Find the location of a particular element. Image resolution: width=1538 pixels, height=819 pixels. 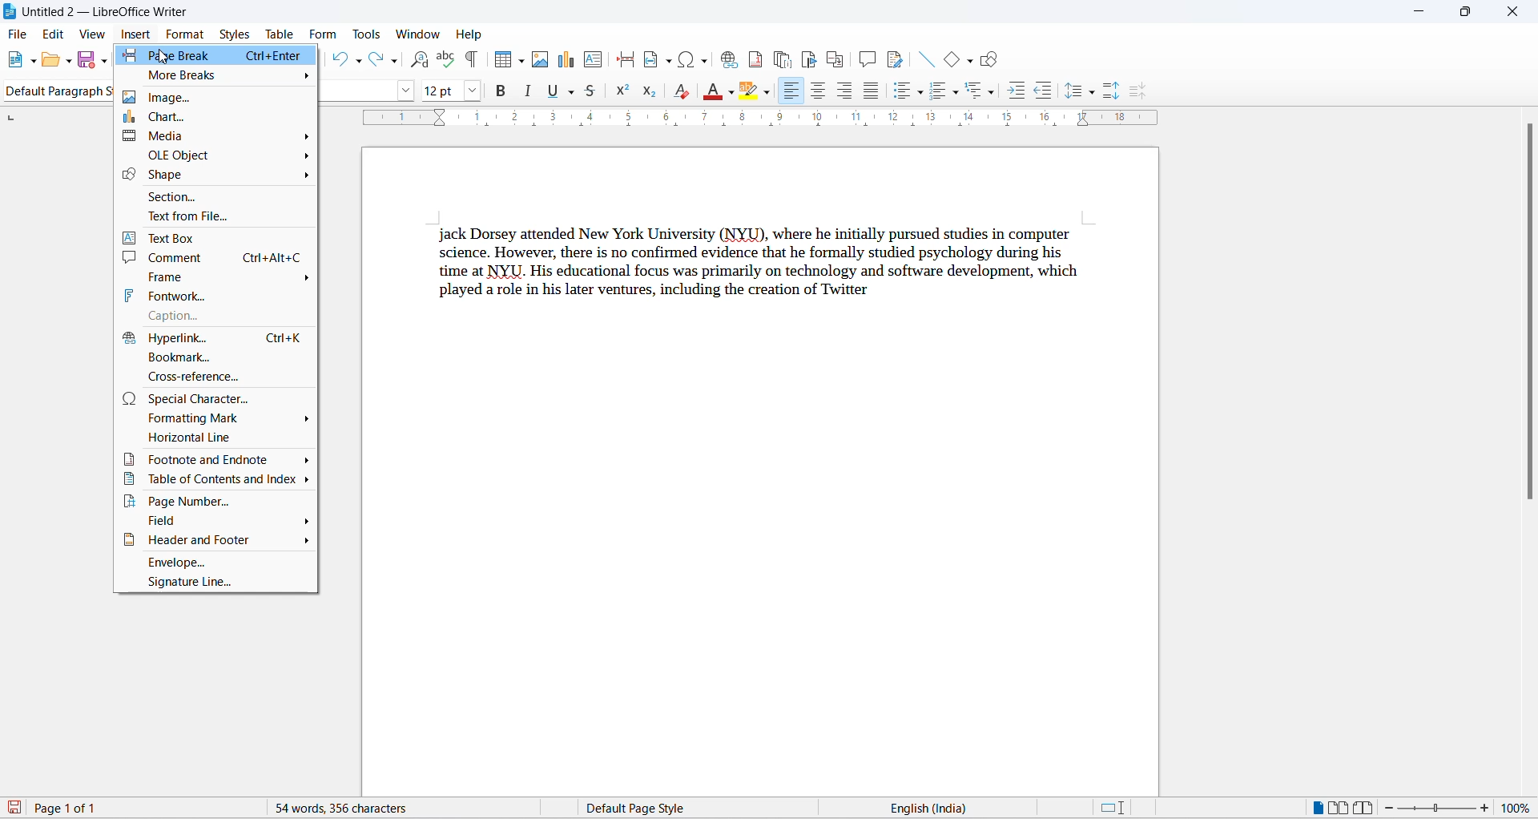

section is located at coordinates (217, 196).